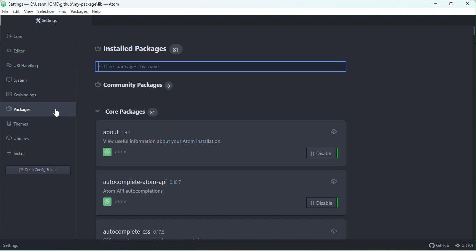 This screenshot has height=251, width=476. I want to click on core, so click(39, 37).